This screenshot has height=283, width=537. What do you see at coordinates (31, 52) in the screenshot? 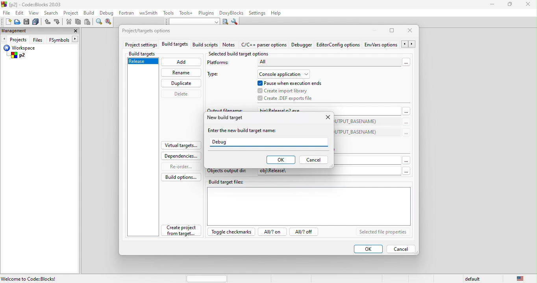
I see `workspace p2` at bounding box center [31, 52].